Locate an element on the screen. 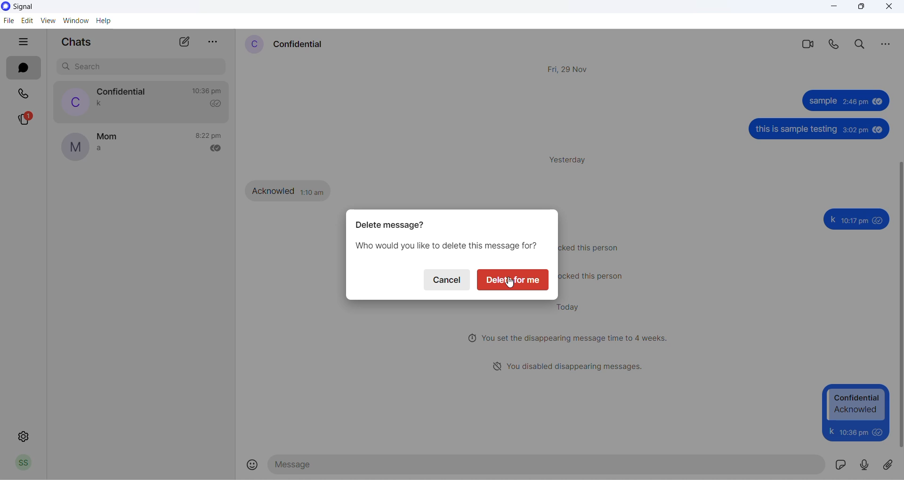 The width and height of the screenshot is (904, 480). sample is located at coordinates (821, 103).